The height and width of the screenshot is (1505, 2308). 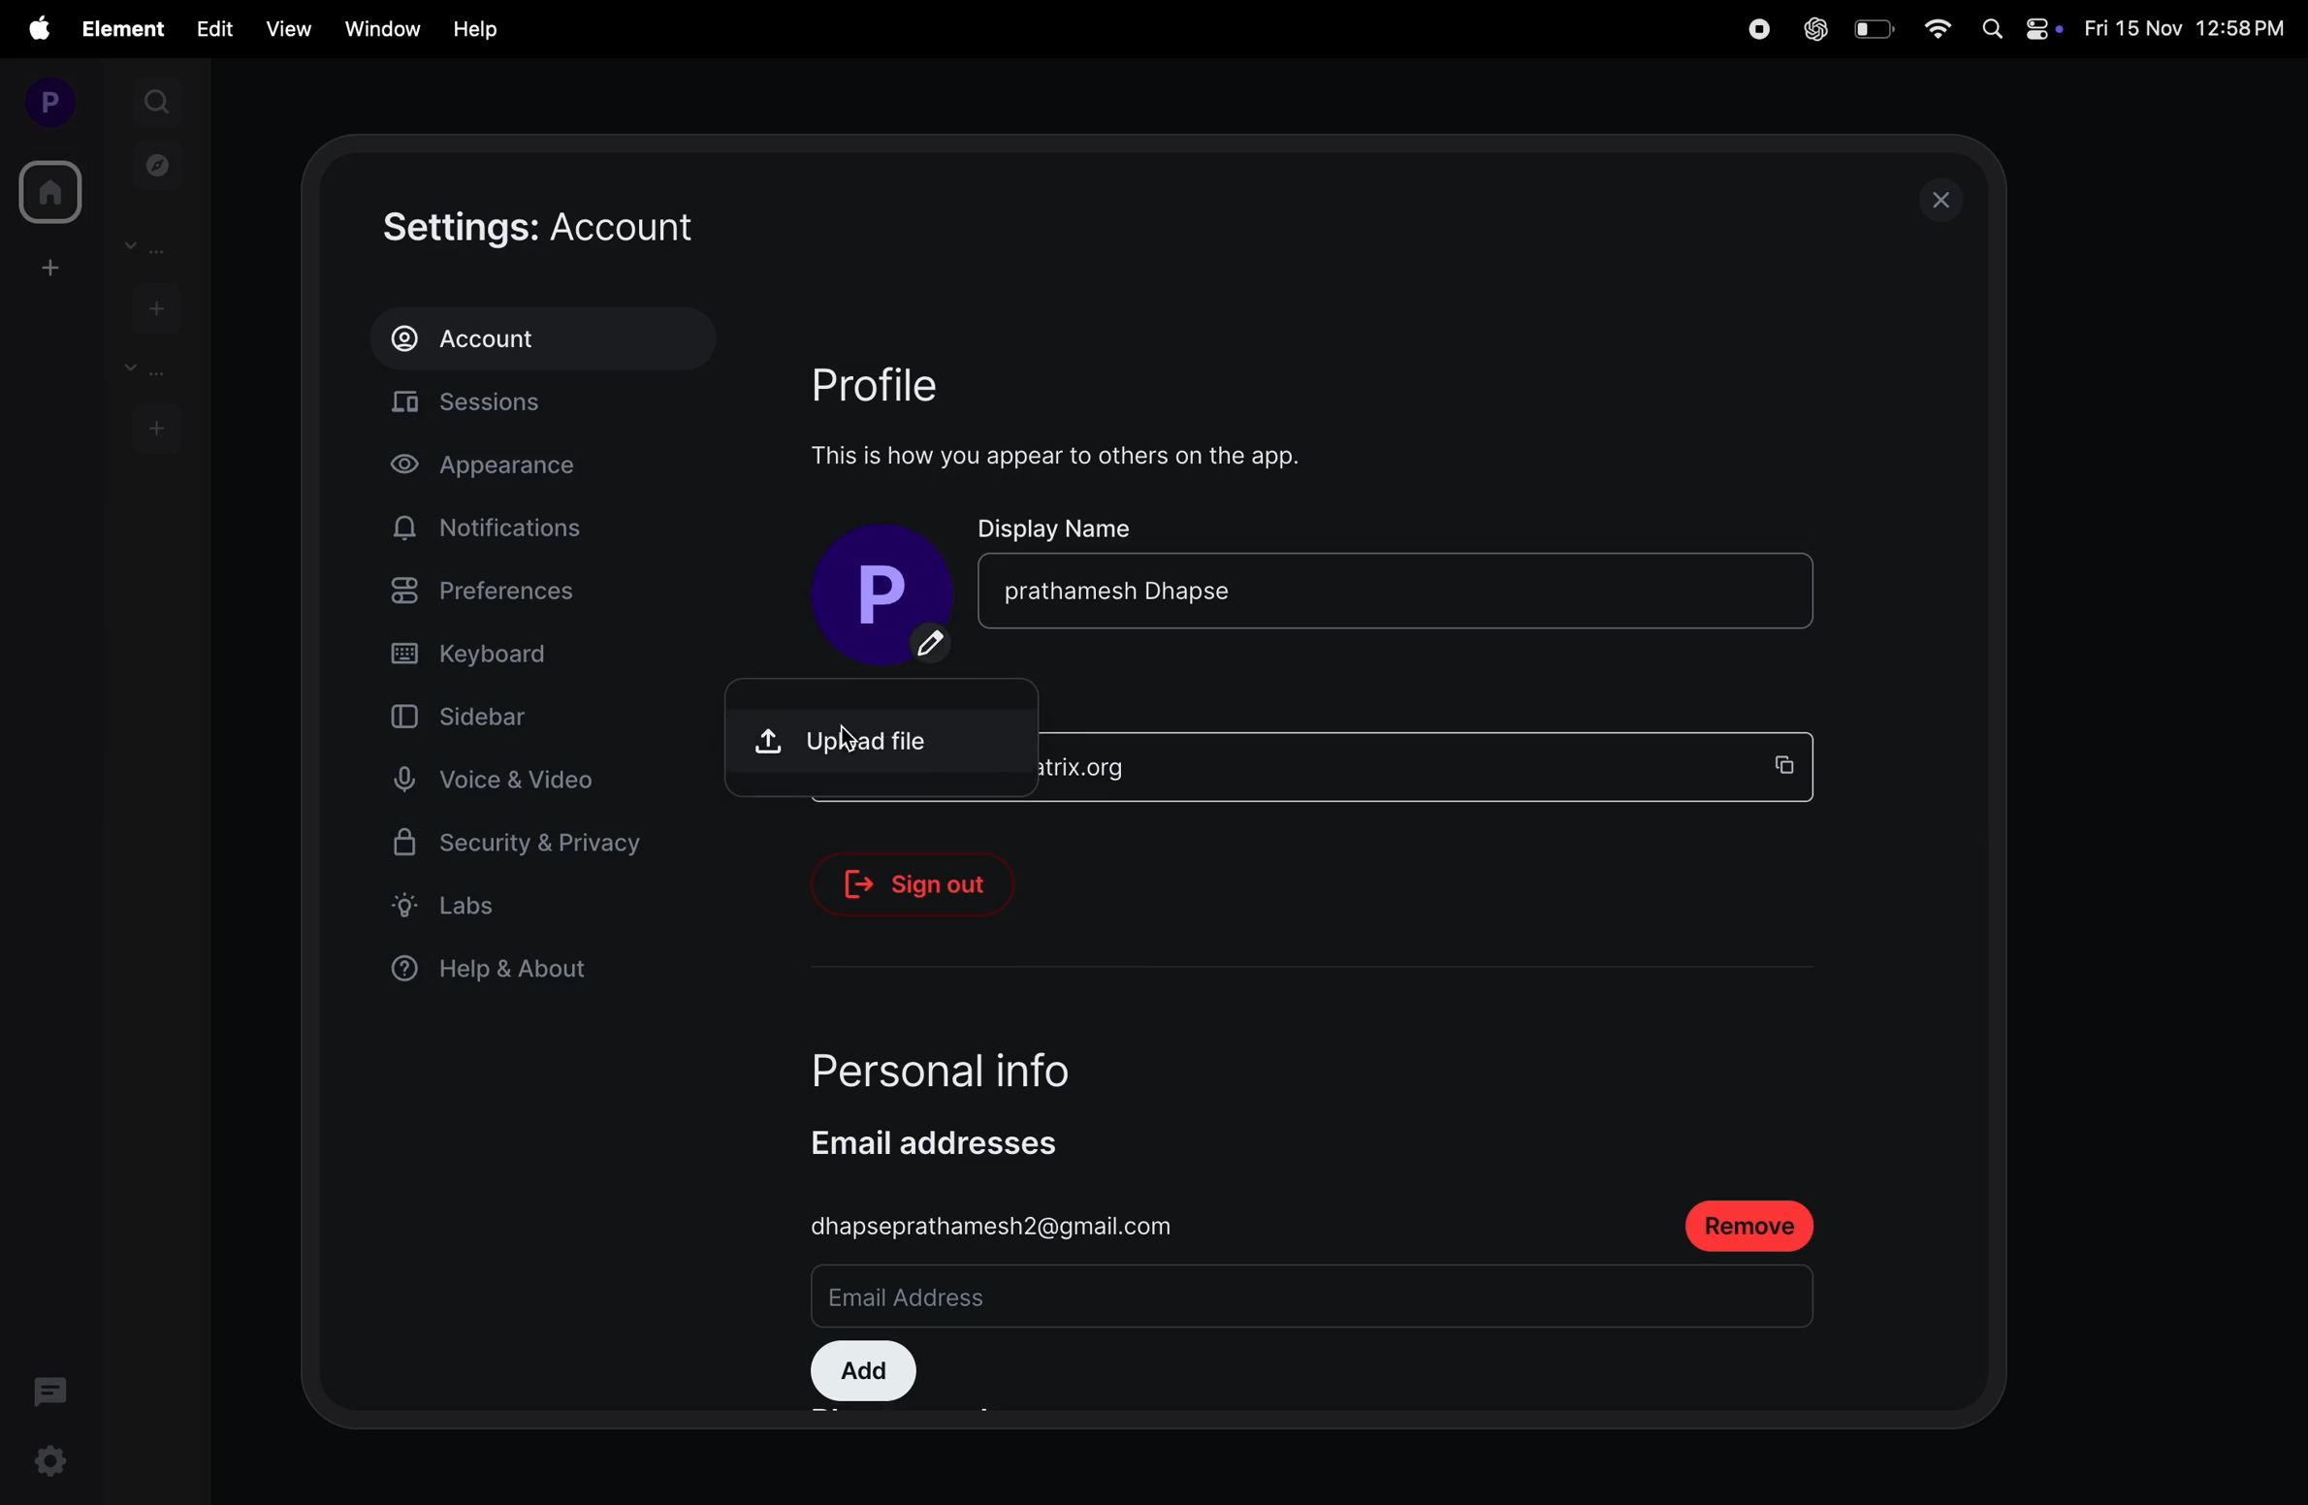 I want to click on sessions, so click(x=553, y=407).